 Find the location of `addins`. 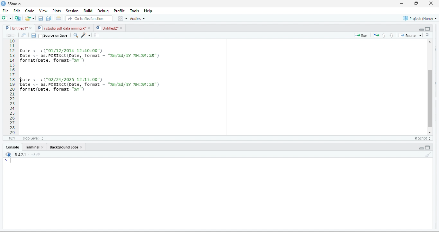

addins is located at coordinates (137, 19).